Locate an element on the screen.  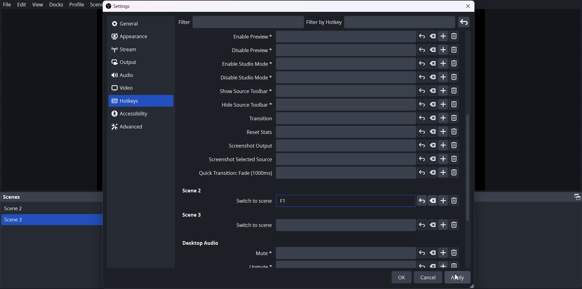
Text is located at coordinates (284, 201).